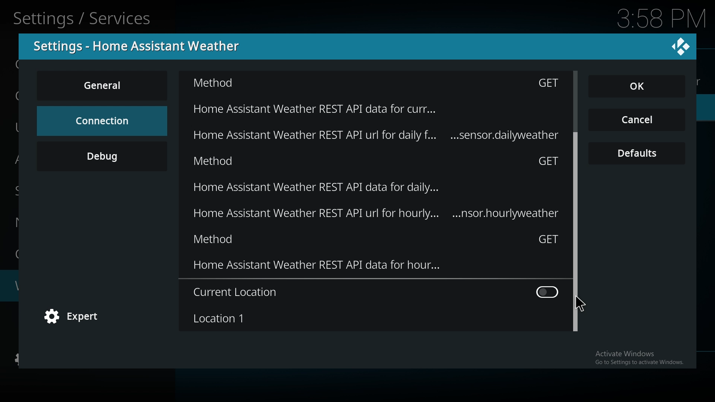  What do you see at coordinates (358, 215) in the screenshot?
I see `home assistant weather rest api url for hourly..` at bounding box center [358, 215].